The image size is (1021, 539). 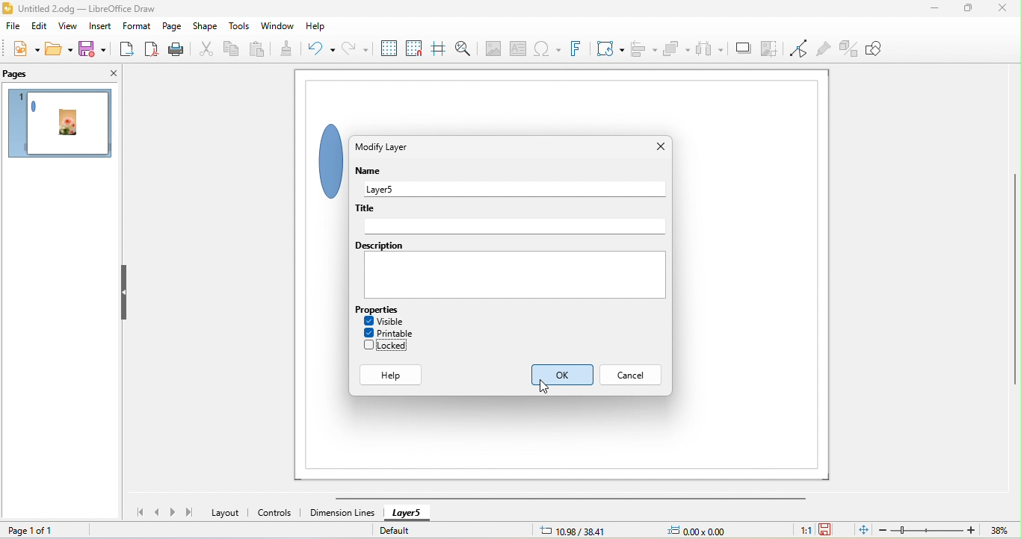 What do you see at coordinates (416, 48) in the screenshot?
I see `snap to grid` at bounding box center [416, 48].